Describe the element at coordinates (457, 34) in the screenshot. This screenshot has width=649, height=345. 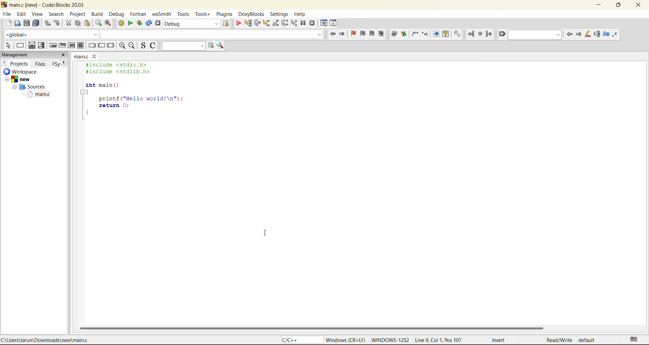
I see `Open DoxyBlocks' preferences` at that location.